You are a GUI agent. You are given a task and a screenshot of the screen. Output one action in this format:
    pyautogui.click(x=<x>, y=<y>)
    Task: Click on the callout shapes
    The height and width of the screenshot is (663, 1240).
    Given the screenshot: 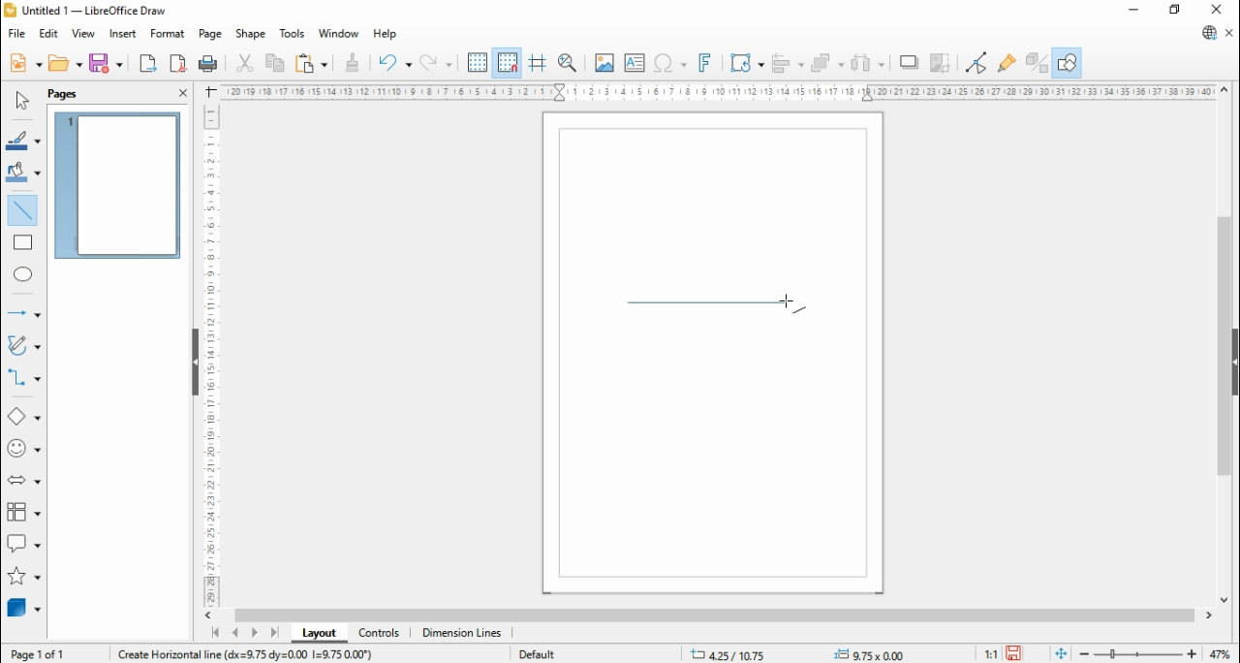 What is the action you would take?
    pyautogui.click(x=24, y=543)
    